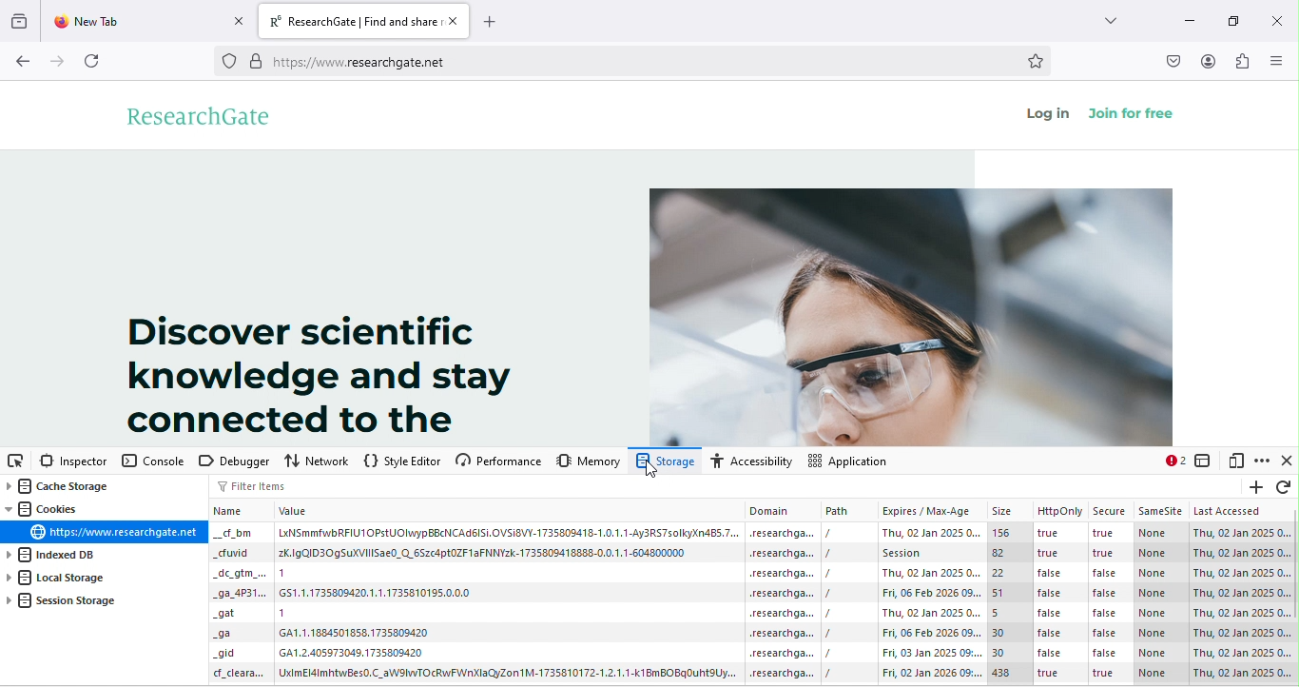 The width and height of the screenshot is (1299, 687). What do you see at coordinates (1104, 532) in the screenshot?
I see `true` at bounding box center [1104, 532].